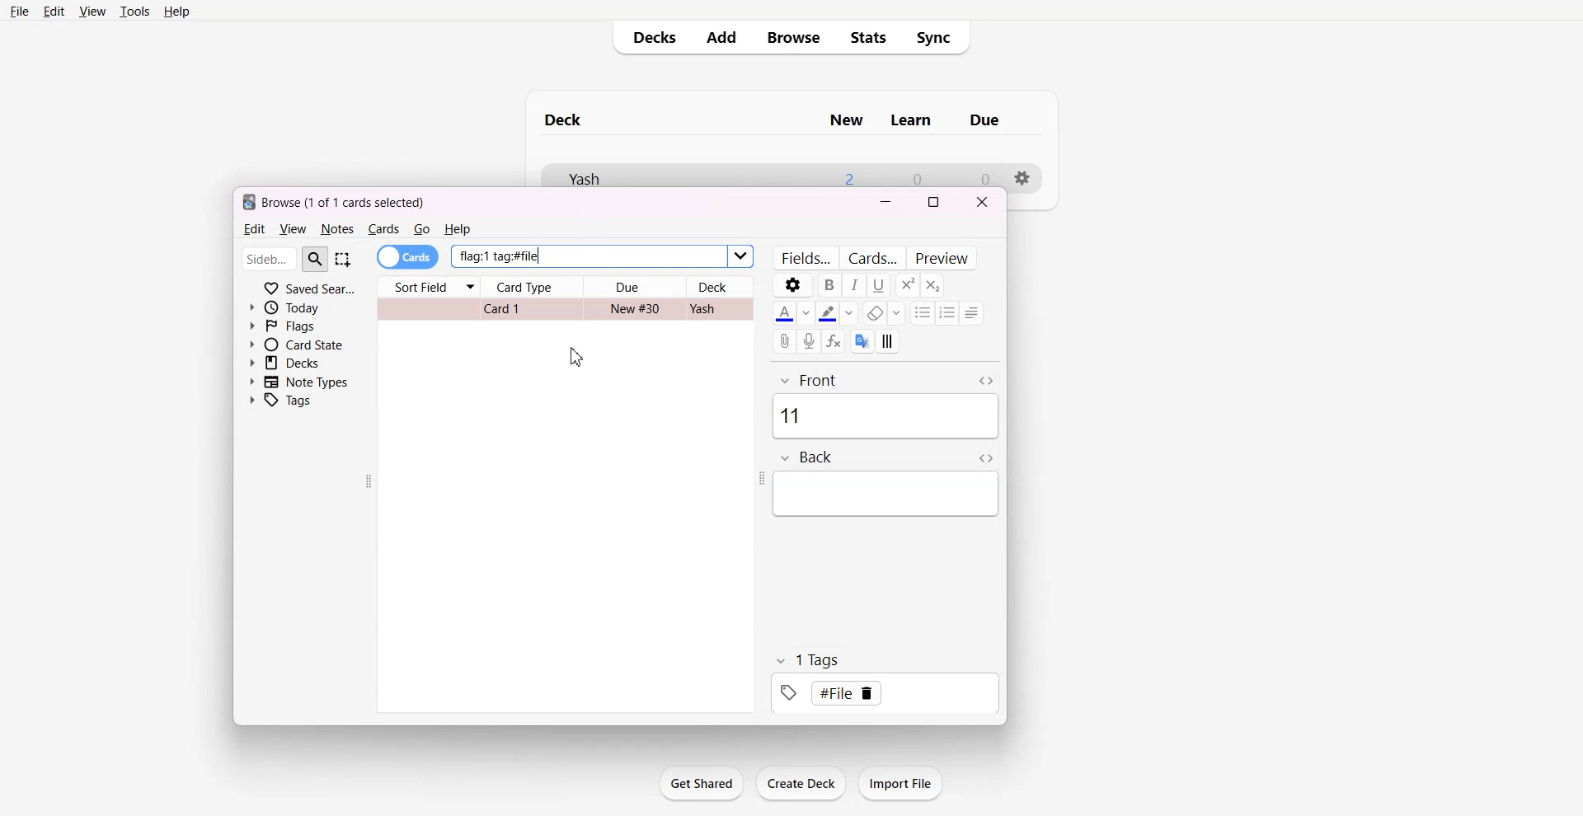  Describe the element at coordinates (801, 783) in the screenshot. I see `Crate Deck` at that location.